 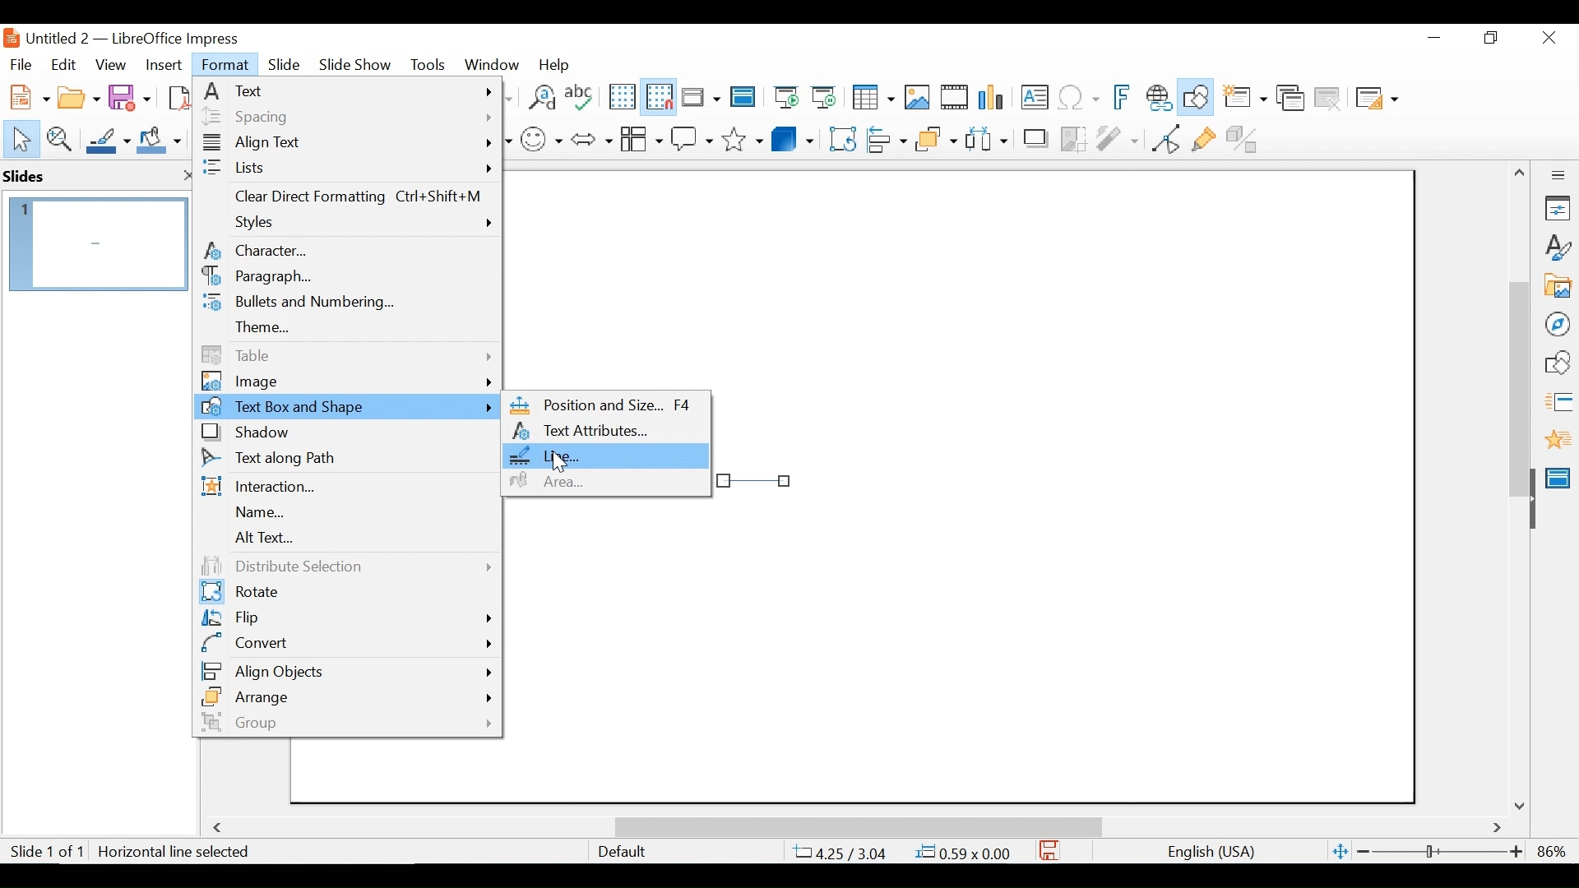 I want to click on , so click(x=641, y=137).